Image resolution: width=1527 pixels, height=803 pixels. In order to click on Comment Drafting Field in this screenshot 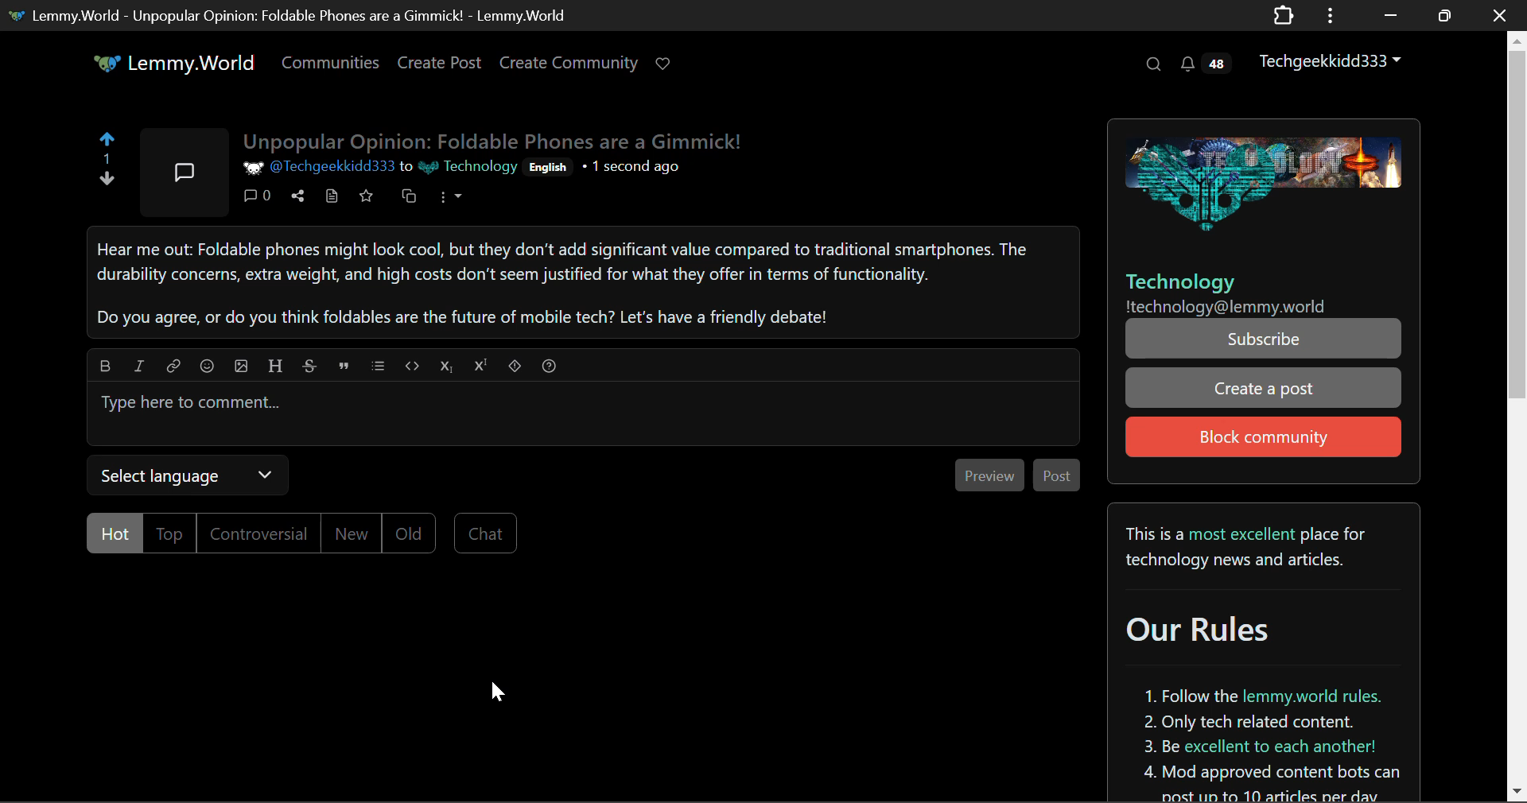, I will do `click(582, 411)`.